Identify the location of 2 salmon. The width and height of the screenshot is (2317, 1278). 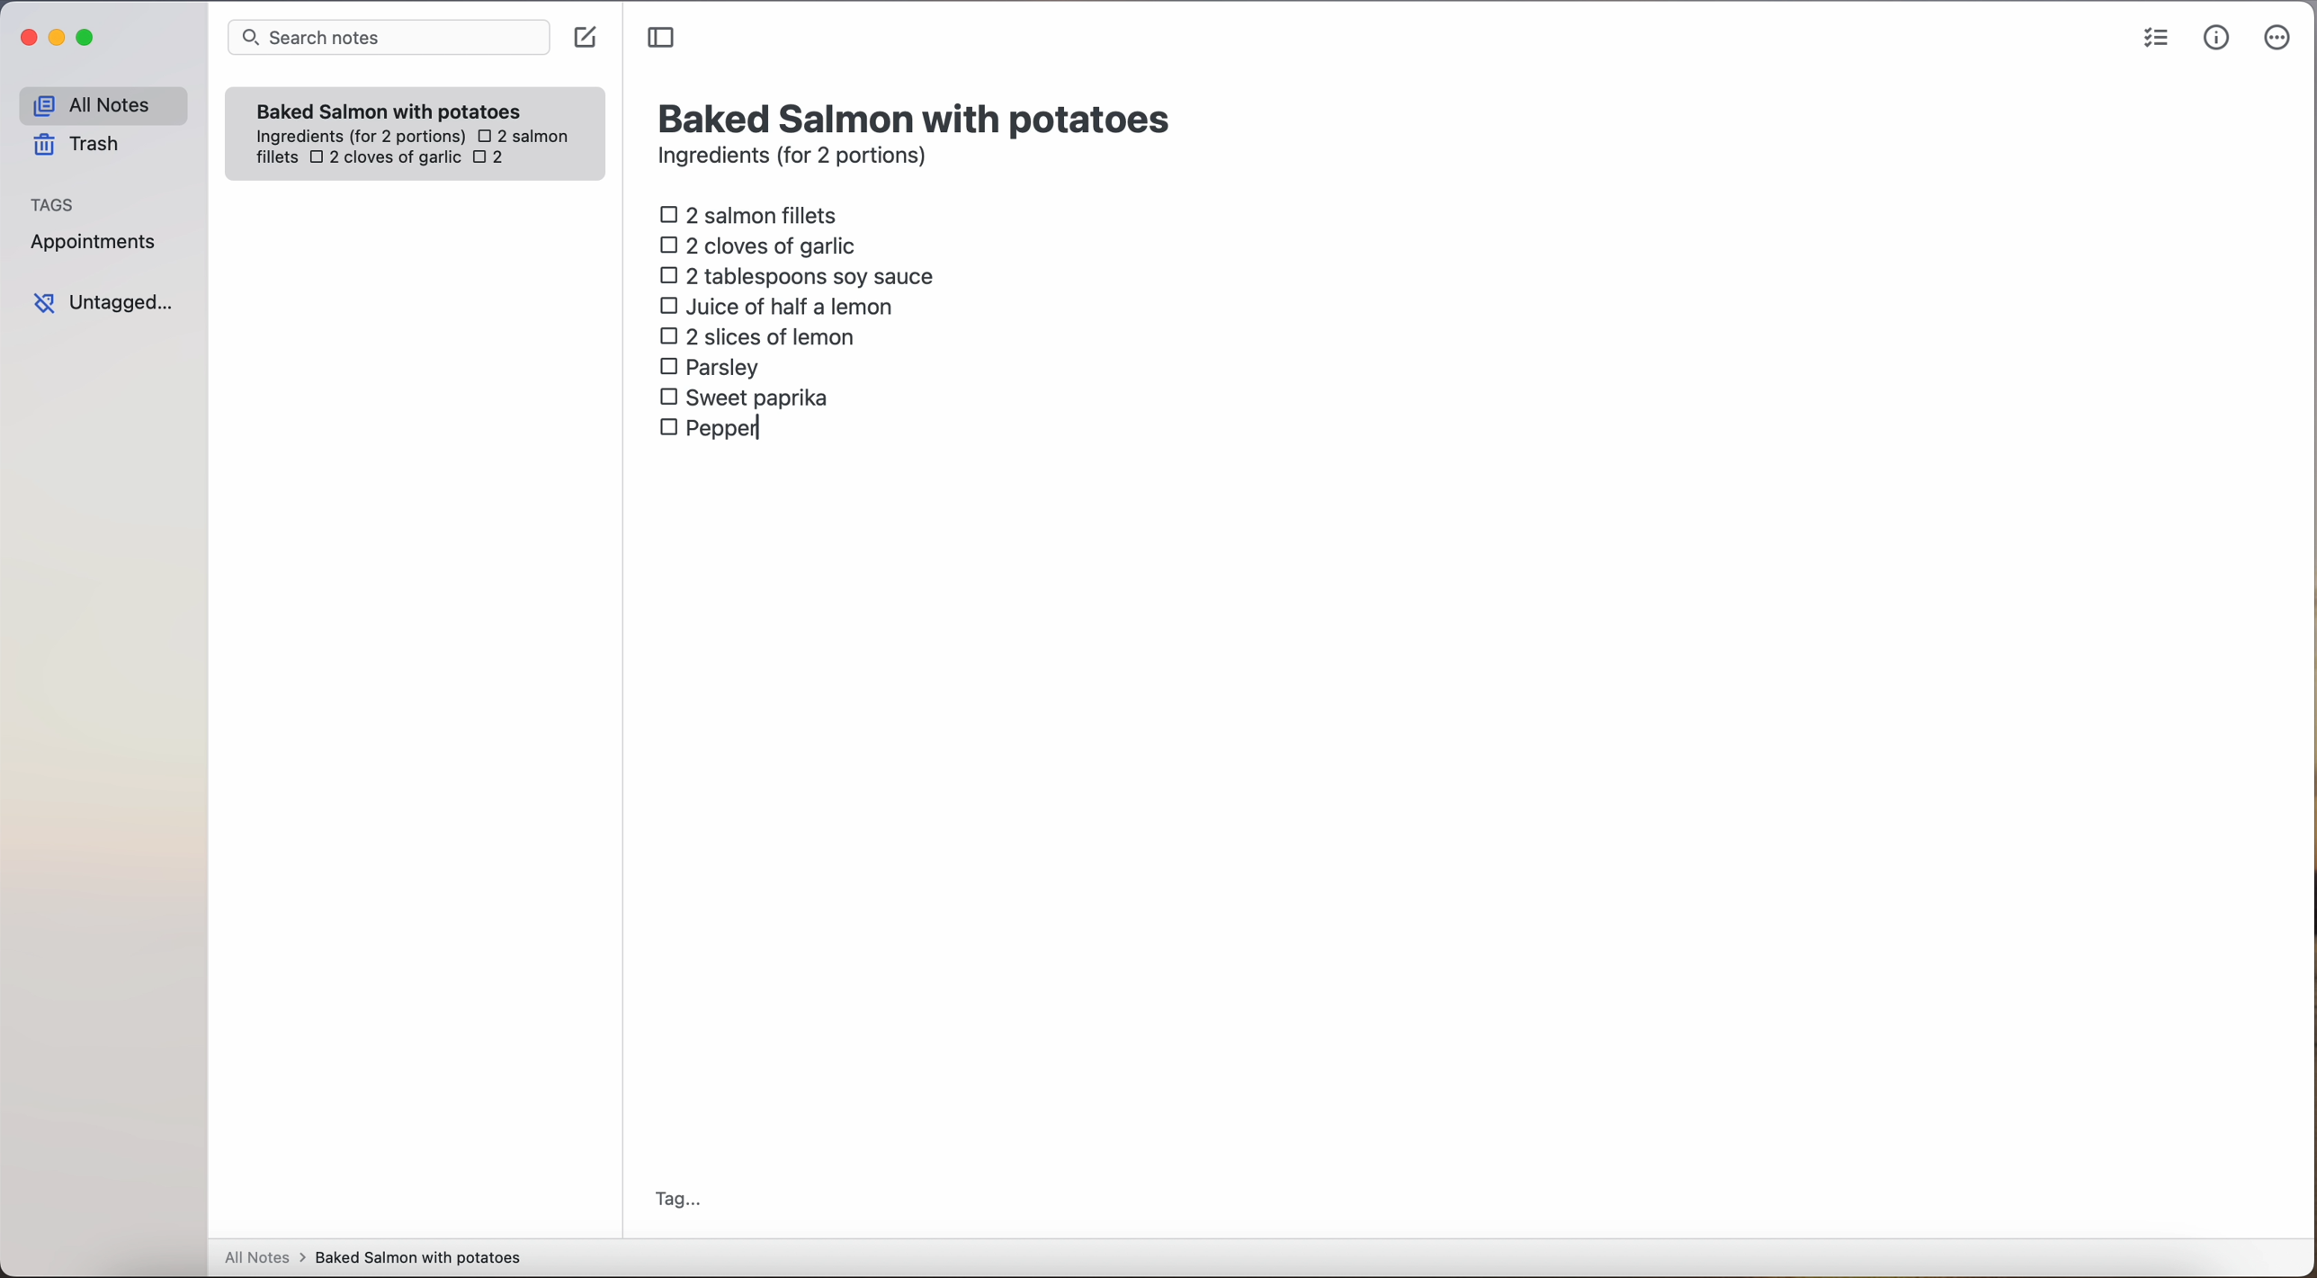
(521, 133).